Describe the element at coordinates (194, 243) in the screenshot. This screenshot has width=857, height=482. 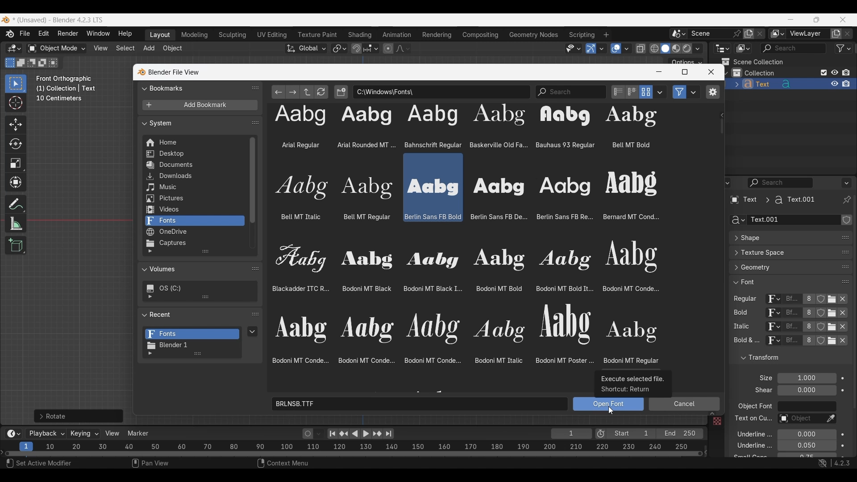
I see `Captures folder` at that location.